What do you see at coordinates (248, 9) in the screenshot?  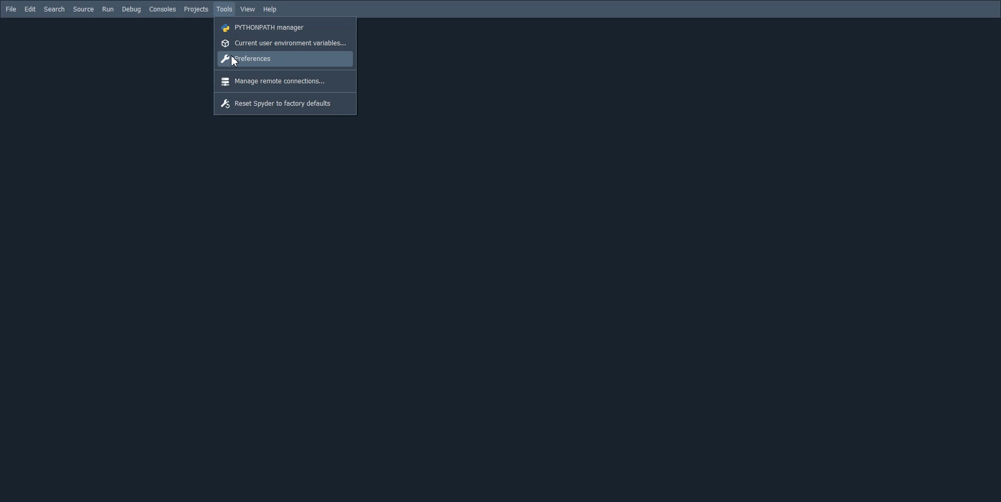 I see `View ` at bounding box center [248, 9].